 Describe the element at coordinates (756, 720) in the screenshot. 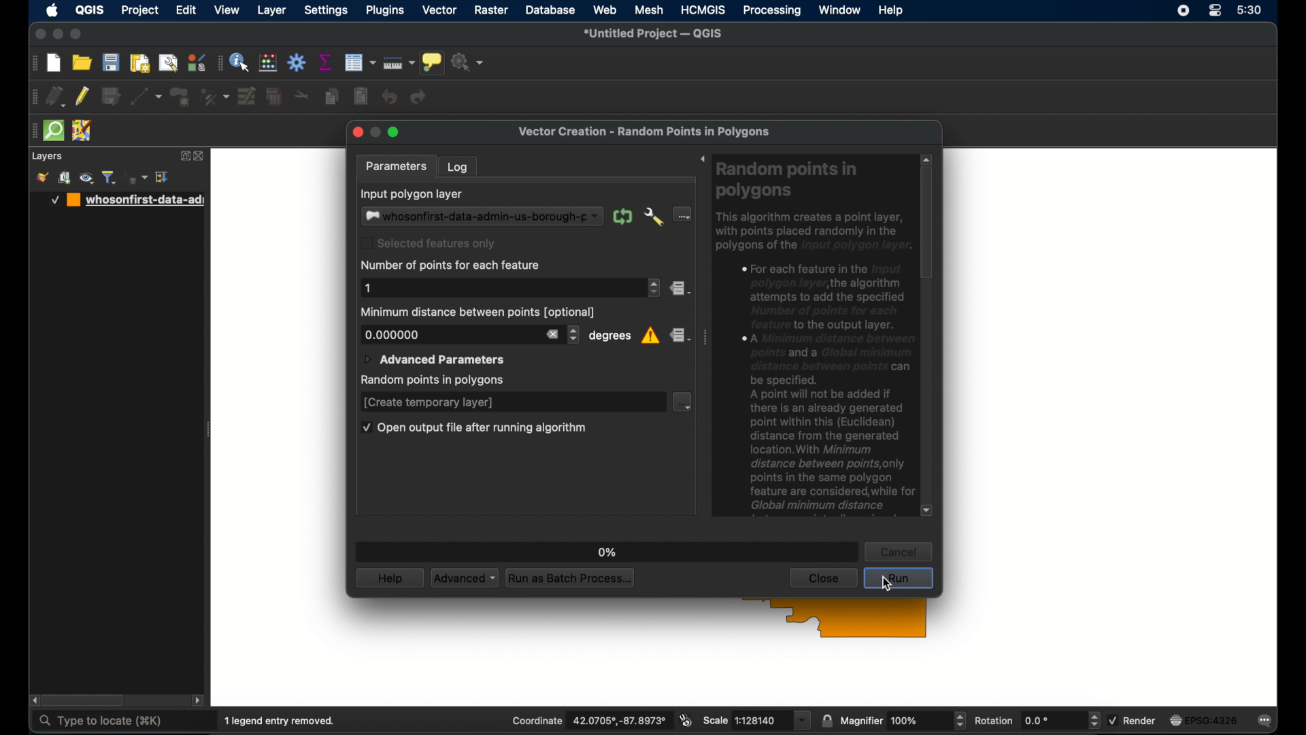

I see `scale` at that location.